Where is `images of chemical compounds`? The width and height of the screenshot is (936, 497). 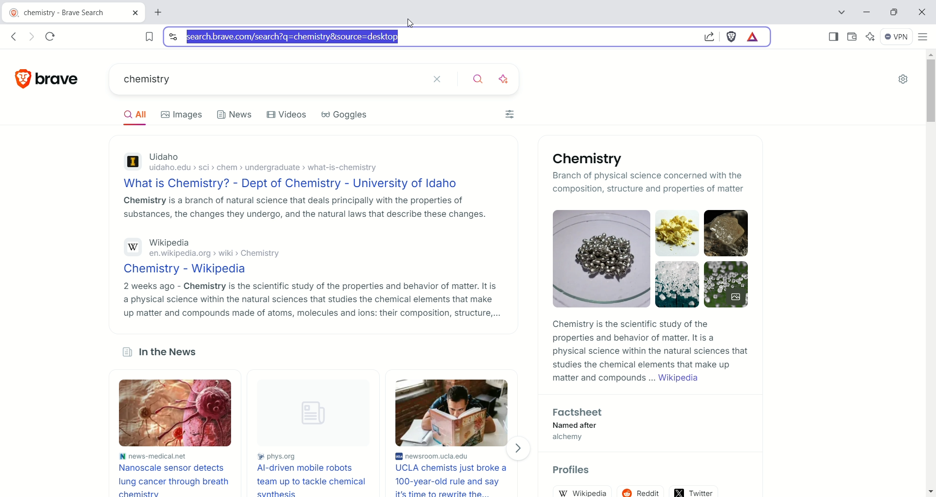 images of chemical compounds is located at coordinates (596, 258).